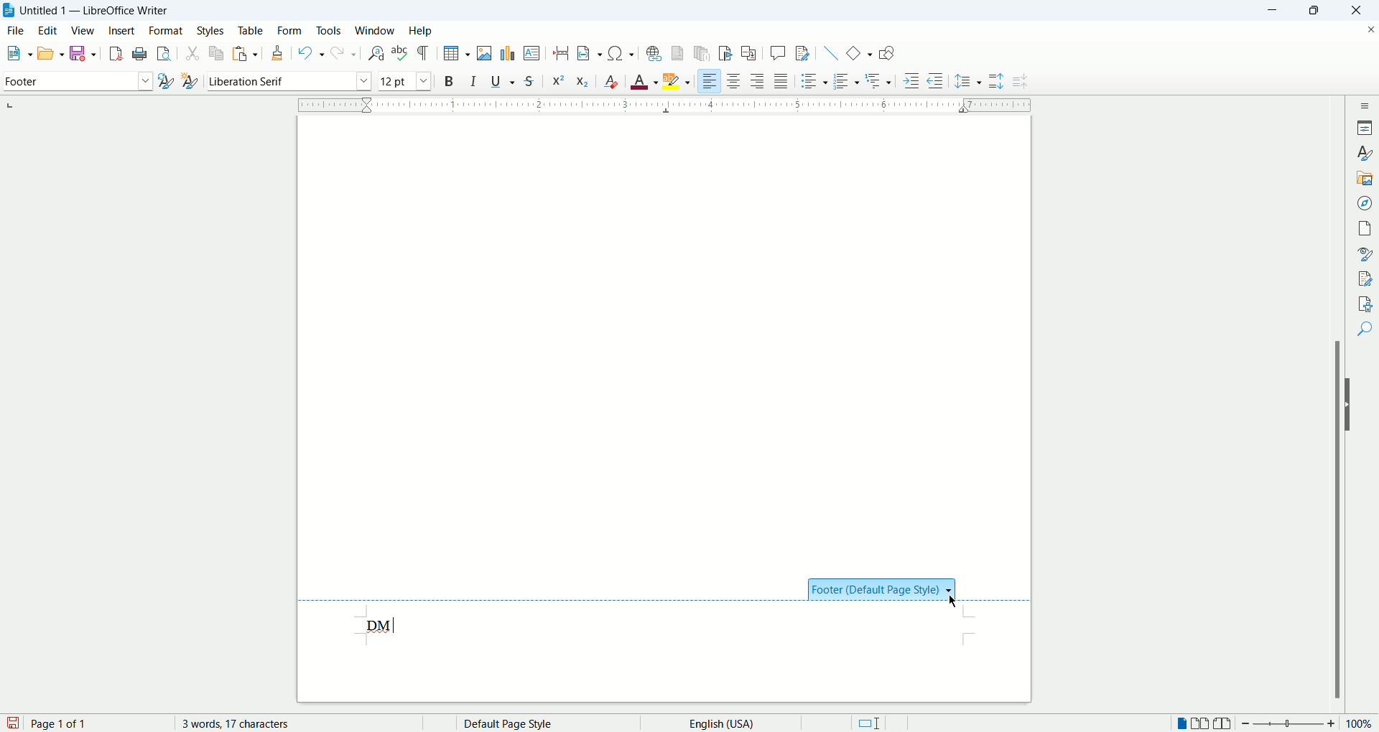  Describe the element at coordinates (213, 30) in the screenshot. I see `styles` at that location.